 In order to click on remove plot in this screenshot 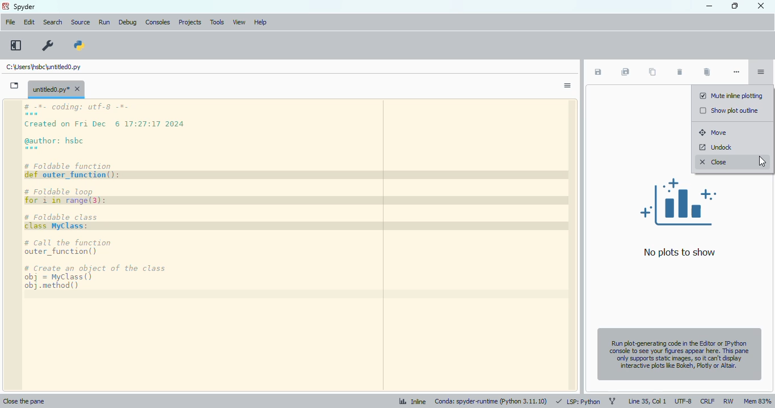, I will do `click(679, 73)`.